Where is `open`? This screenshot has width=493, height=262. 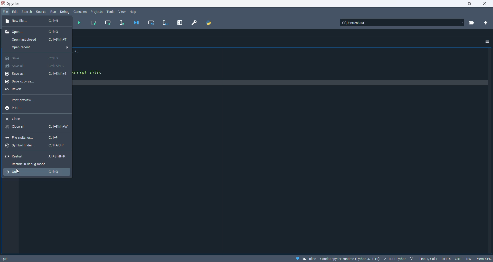 open is located at coordinates (36, 31).